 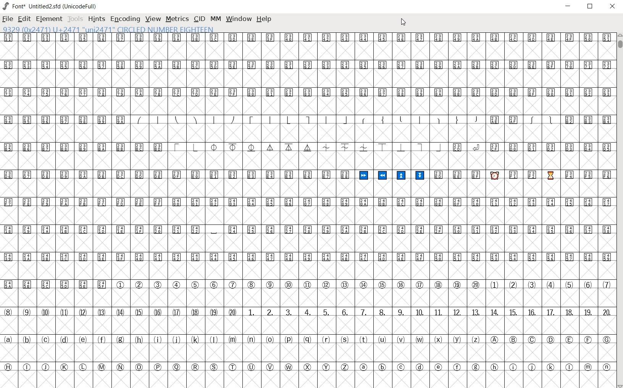 I want to click on metrics, so click(x=177, y=19).